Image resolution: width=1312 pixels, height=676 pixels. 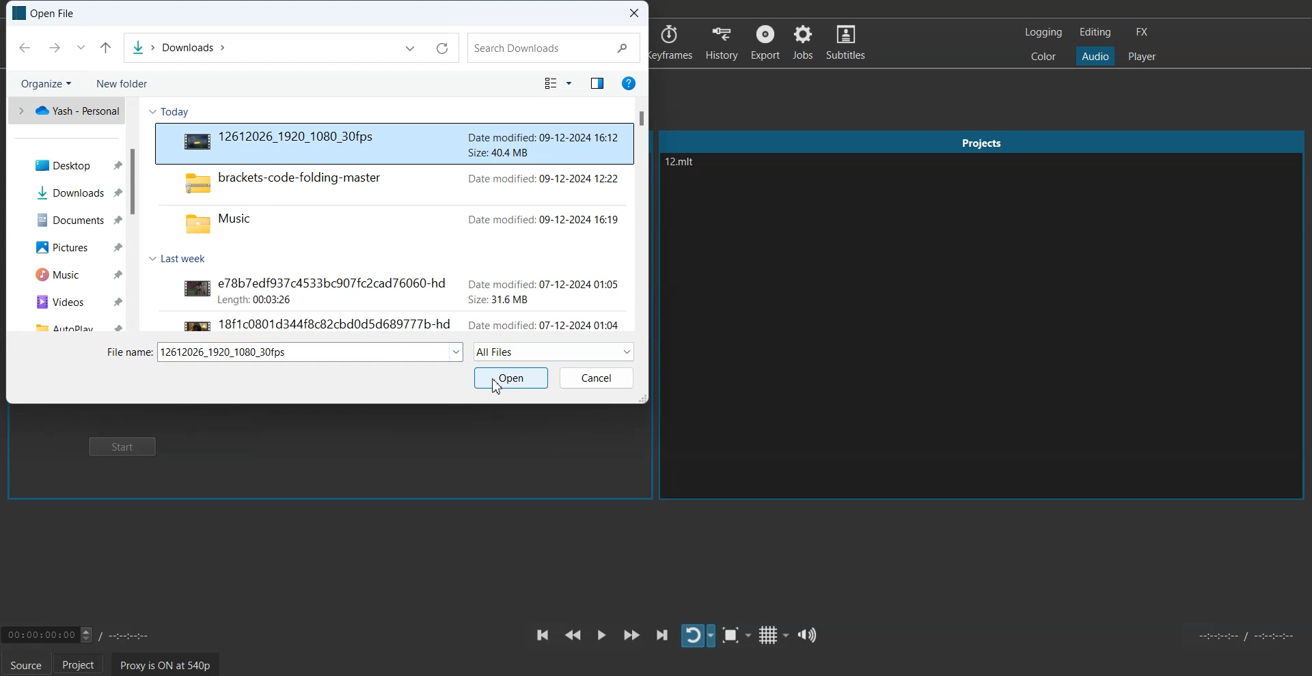 I want to click on Cursor, so click(x=500, y=386).